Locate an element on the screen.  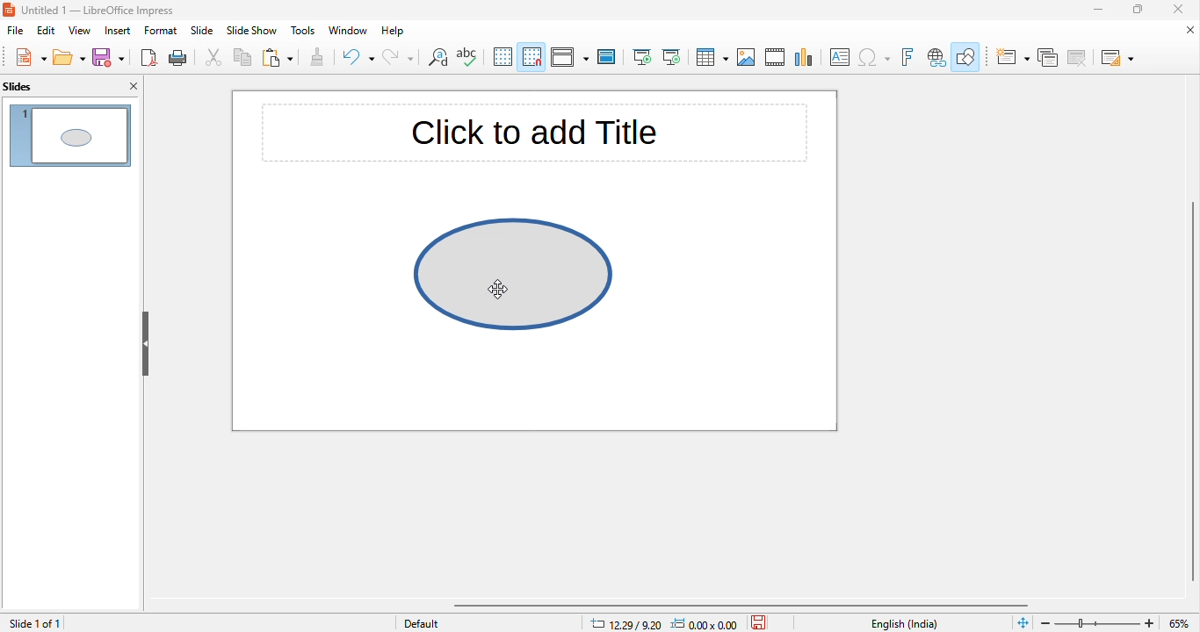
tools is located at coordinates (301, 32).